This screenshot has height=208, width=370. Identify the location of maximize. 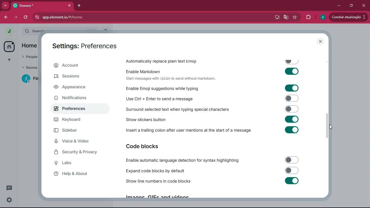
(350, 6).